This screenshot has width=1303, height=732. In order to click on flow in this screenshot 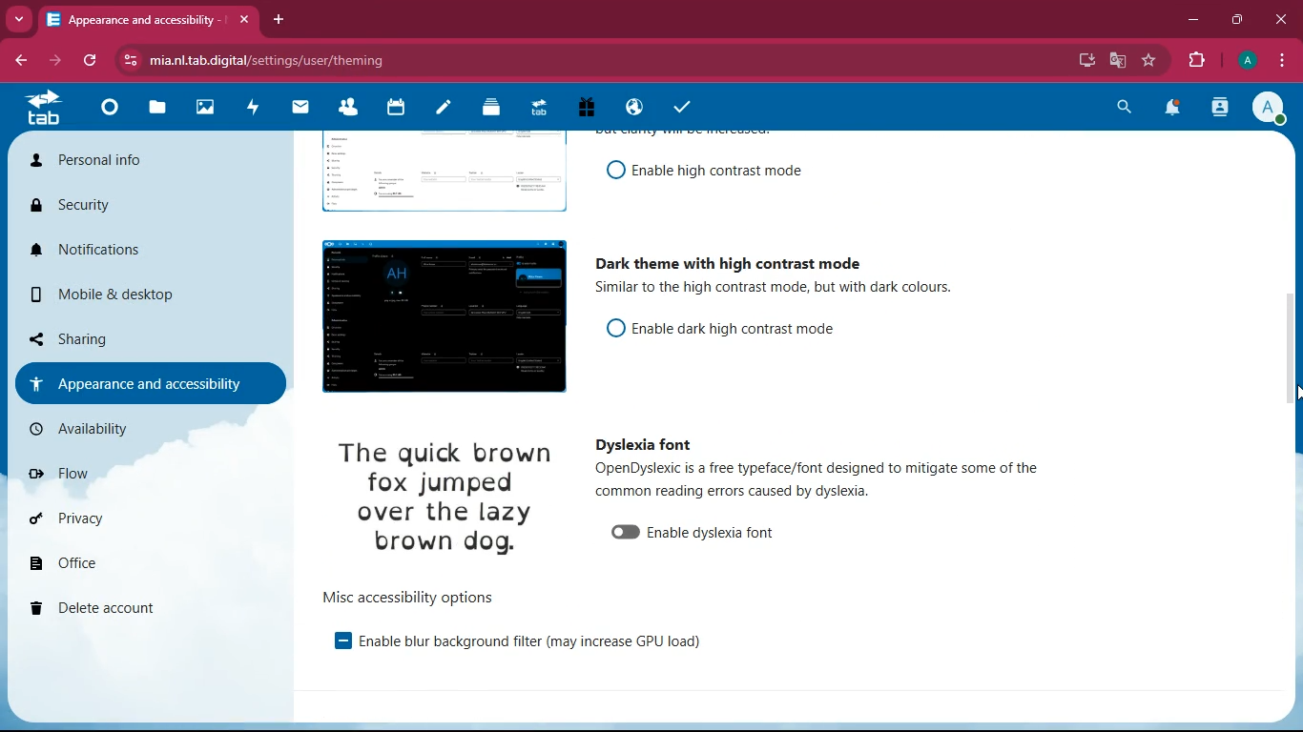, I will do `click(105, 472)`.